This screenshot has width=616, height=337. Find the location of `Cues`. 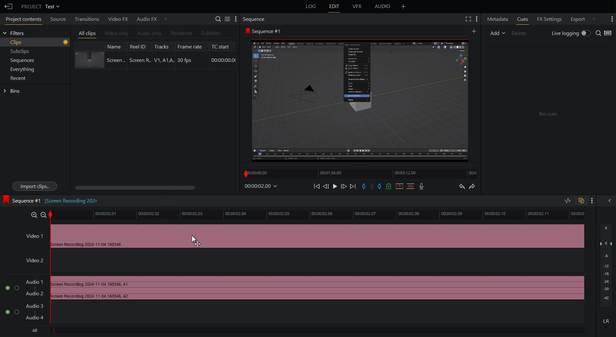

Cues is located at coordinates (522, 20).